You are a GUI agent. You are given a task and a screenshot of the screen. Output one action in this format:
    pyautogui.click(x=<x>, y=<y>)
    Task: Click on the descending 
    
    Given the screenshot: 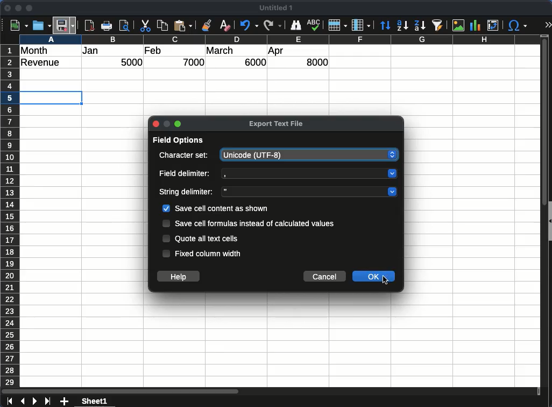 What is the action you would take?
    pyautogui.click(x=419, y=25)
    